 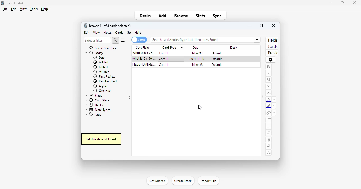 I want to click on file, so click(x=5, y=9).